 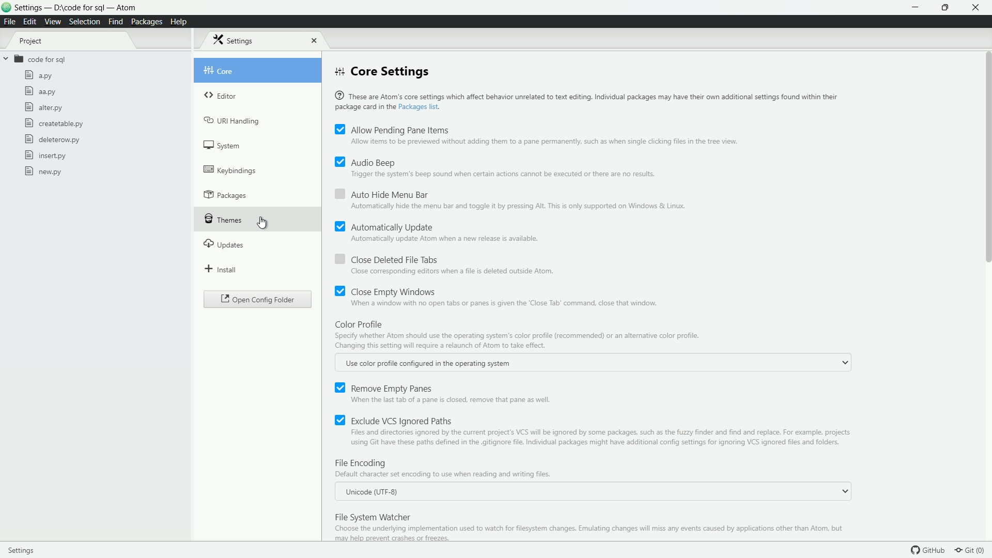 I want to click on choose the underlying implementation used to watch for filesystem changes . emulating changes will miss any events caused by applications other than atom, but may help prevent crashes or freezes., so click(x=590, y=533).